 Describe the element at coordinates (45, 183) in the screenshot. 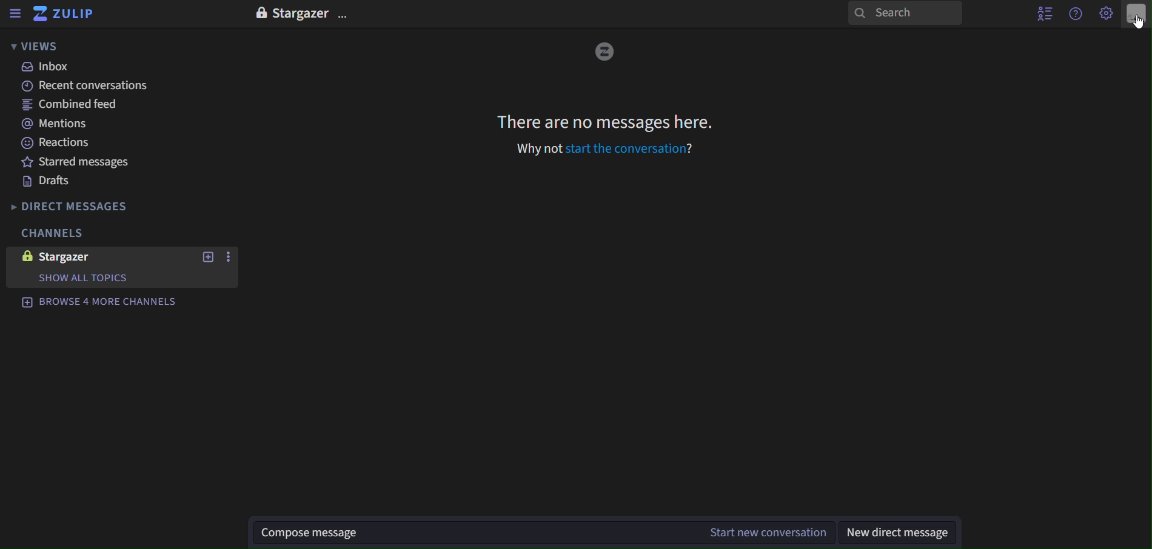

I see `drafts` at that location.